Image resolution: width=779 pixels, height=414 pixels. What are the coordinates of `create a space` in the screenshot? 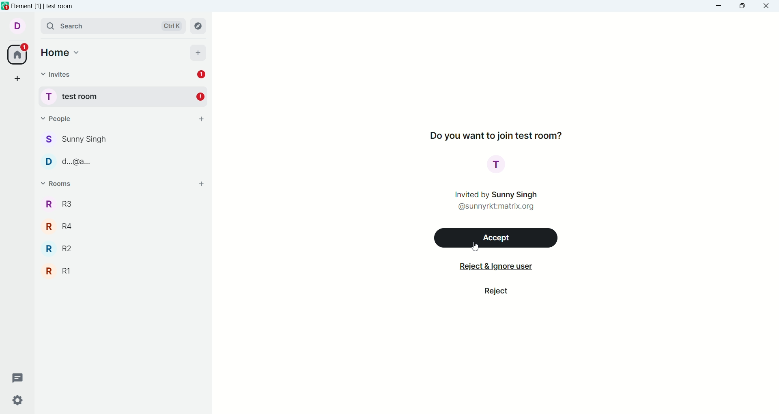 It's located at (17, 78).